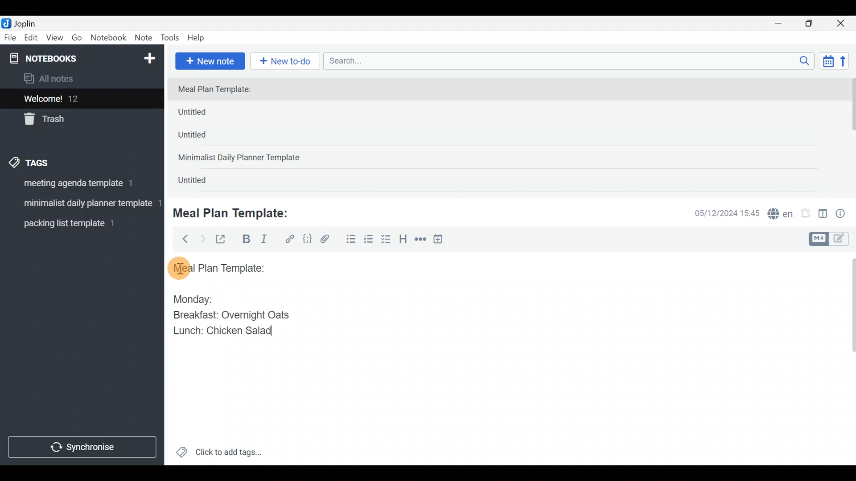  Describe the element at coordinates (806, 214) in the screenshot. I see `Set alarm` at that location.